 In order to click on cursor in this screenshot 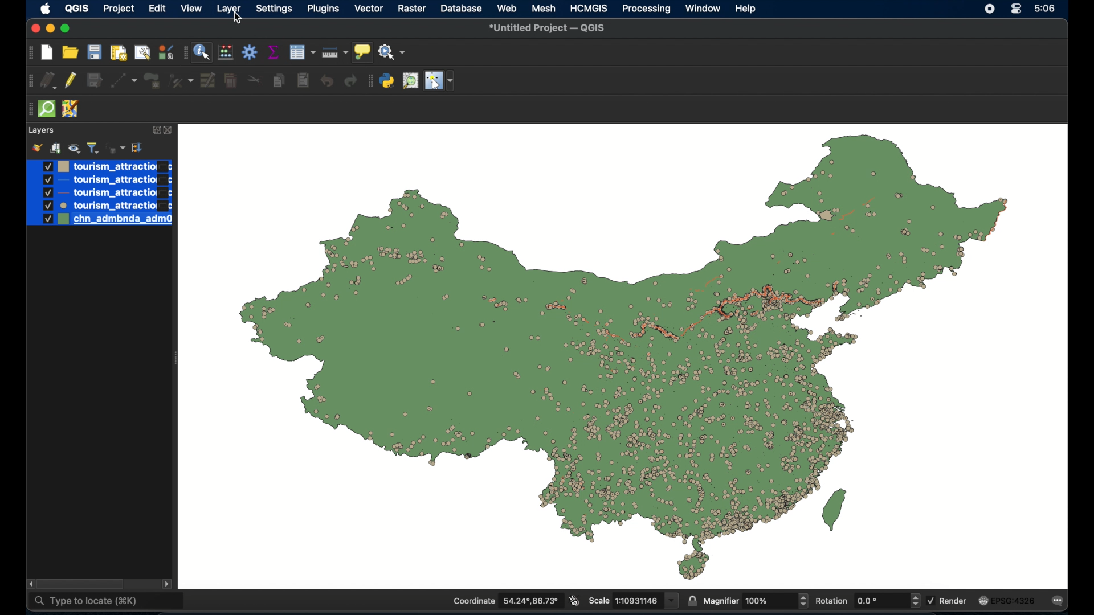, I will do `click(239, 18)`.